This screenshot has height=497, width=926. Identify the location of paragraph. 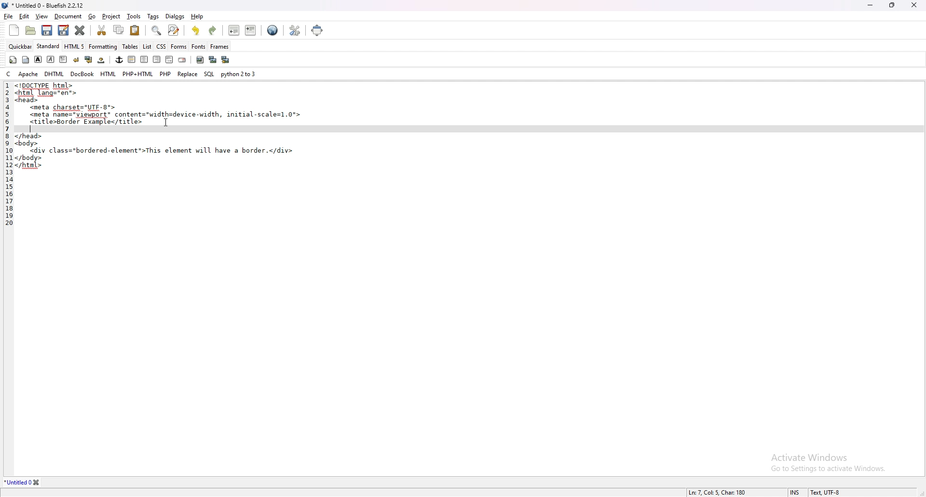
(64, 59).